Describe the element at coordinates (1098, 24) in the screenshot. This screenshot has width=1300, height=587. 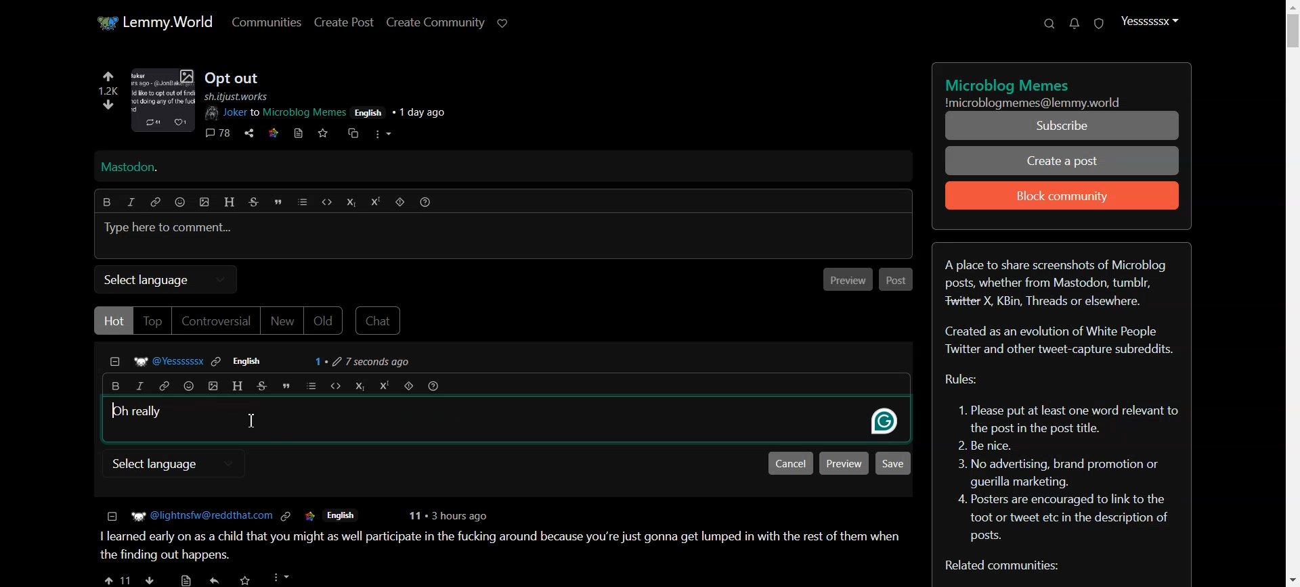
I see `Unread report` at that location.